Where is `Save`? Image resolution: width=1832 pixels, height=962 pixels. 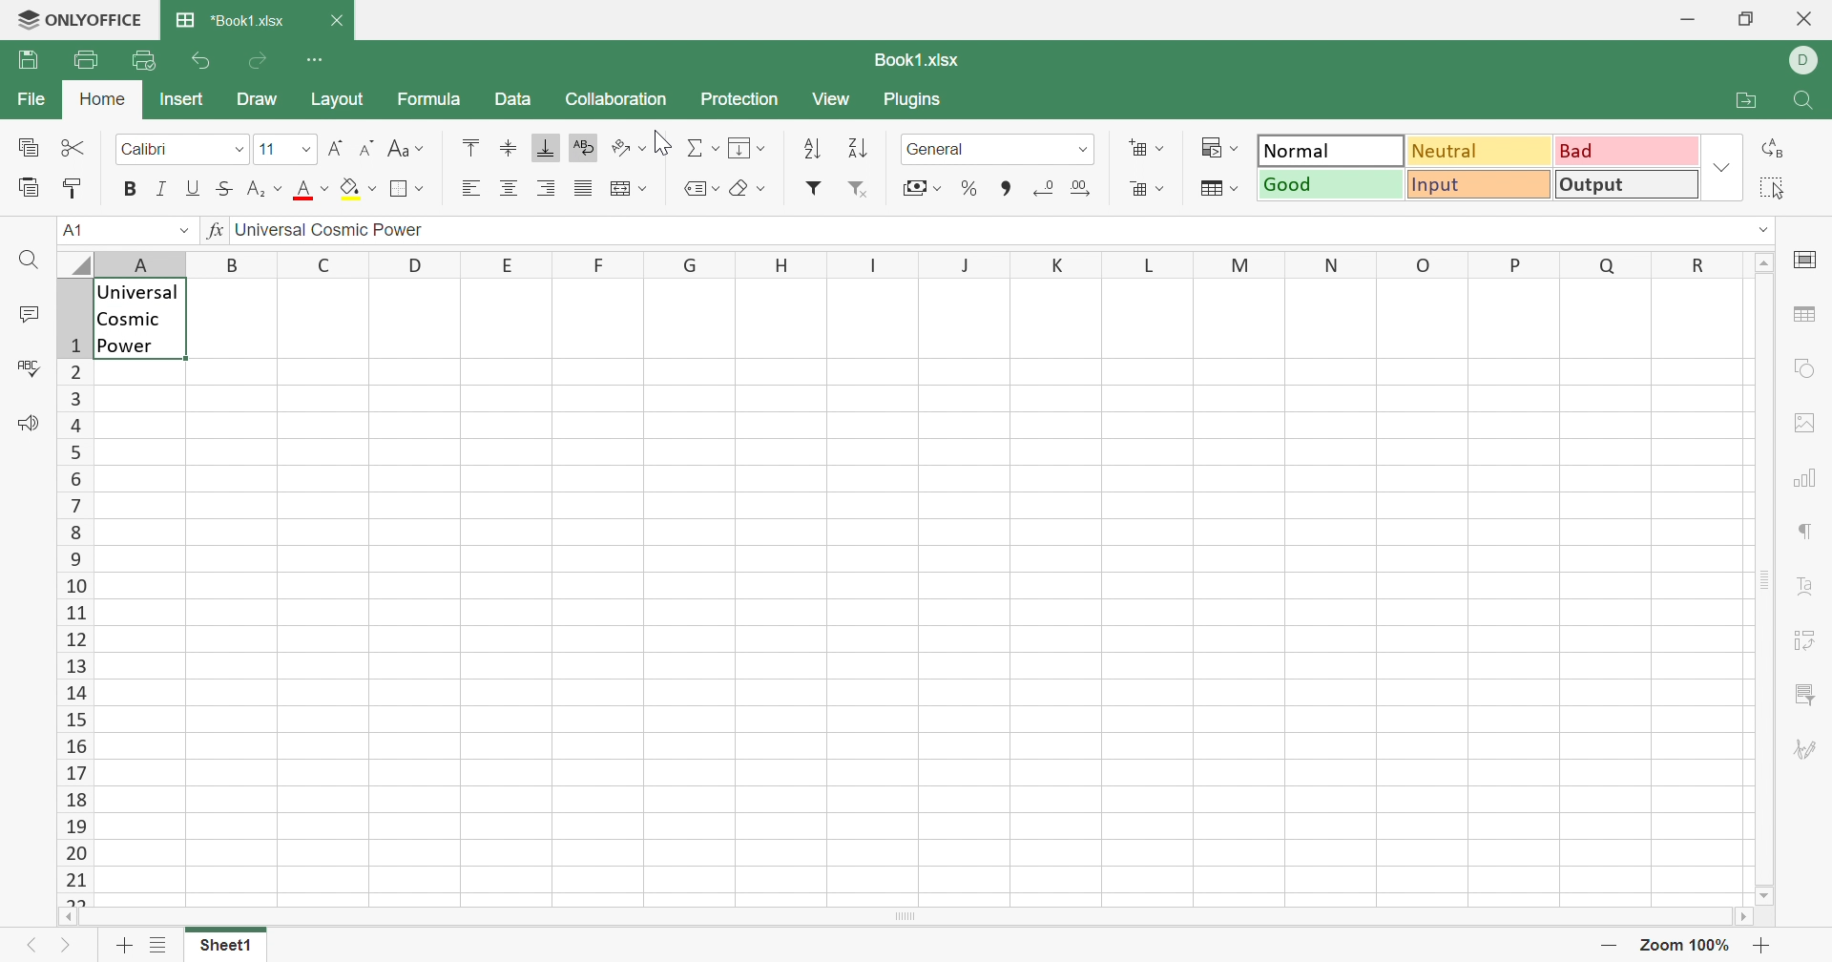
Save is located at coordinates (30, 59).